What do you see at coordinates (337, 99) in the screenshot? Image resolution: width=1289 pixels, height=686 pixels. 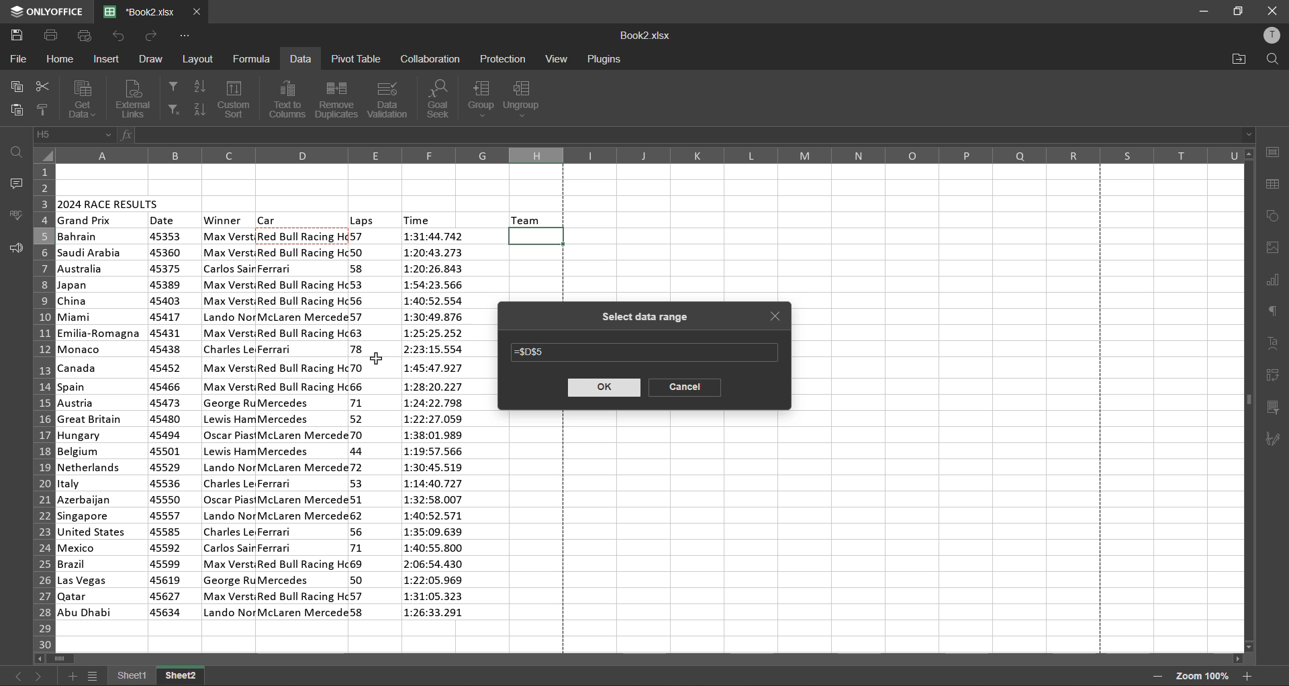 I see `remove duplicates` at bounding box center [337, 99].